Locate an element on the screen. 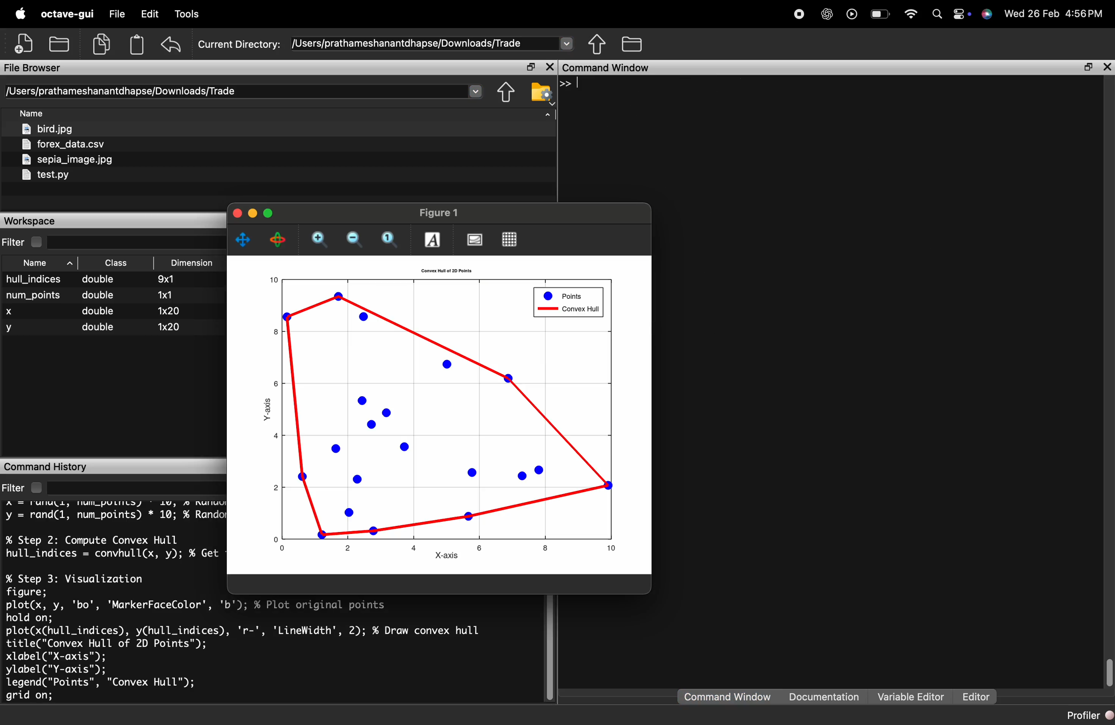 This screenshot has height=725, width=1115. add file is located at coordinates (25, 42).